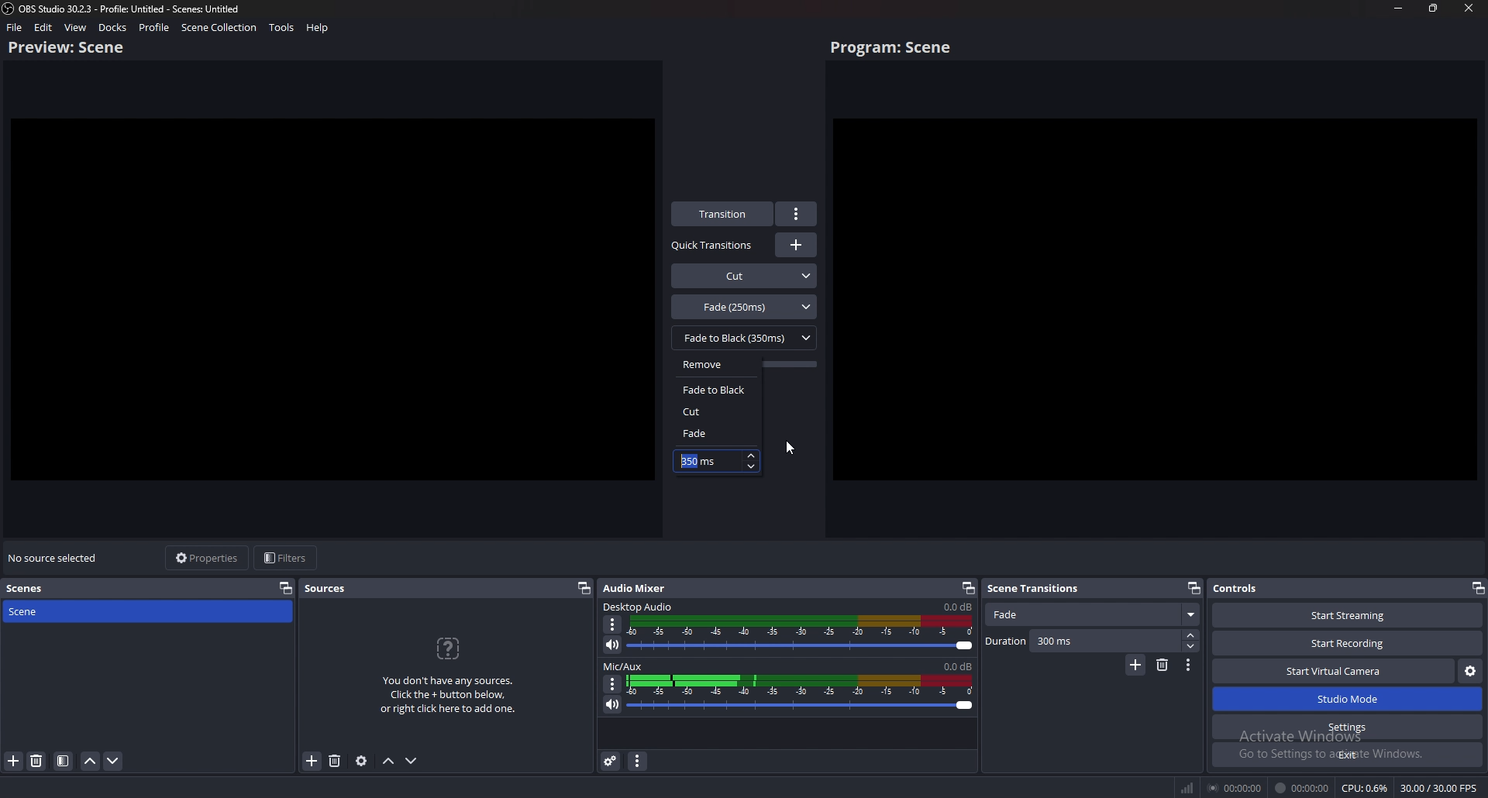 Image resolution: width=1488 pixels, height=798 pixels. I want to click on program scene, so click(894, 48).